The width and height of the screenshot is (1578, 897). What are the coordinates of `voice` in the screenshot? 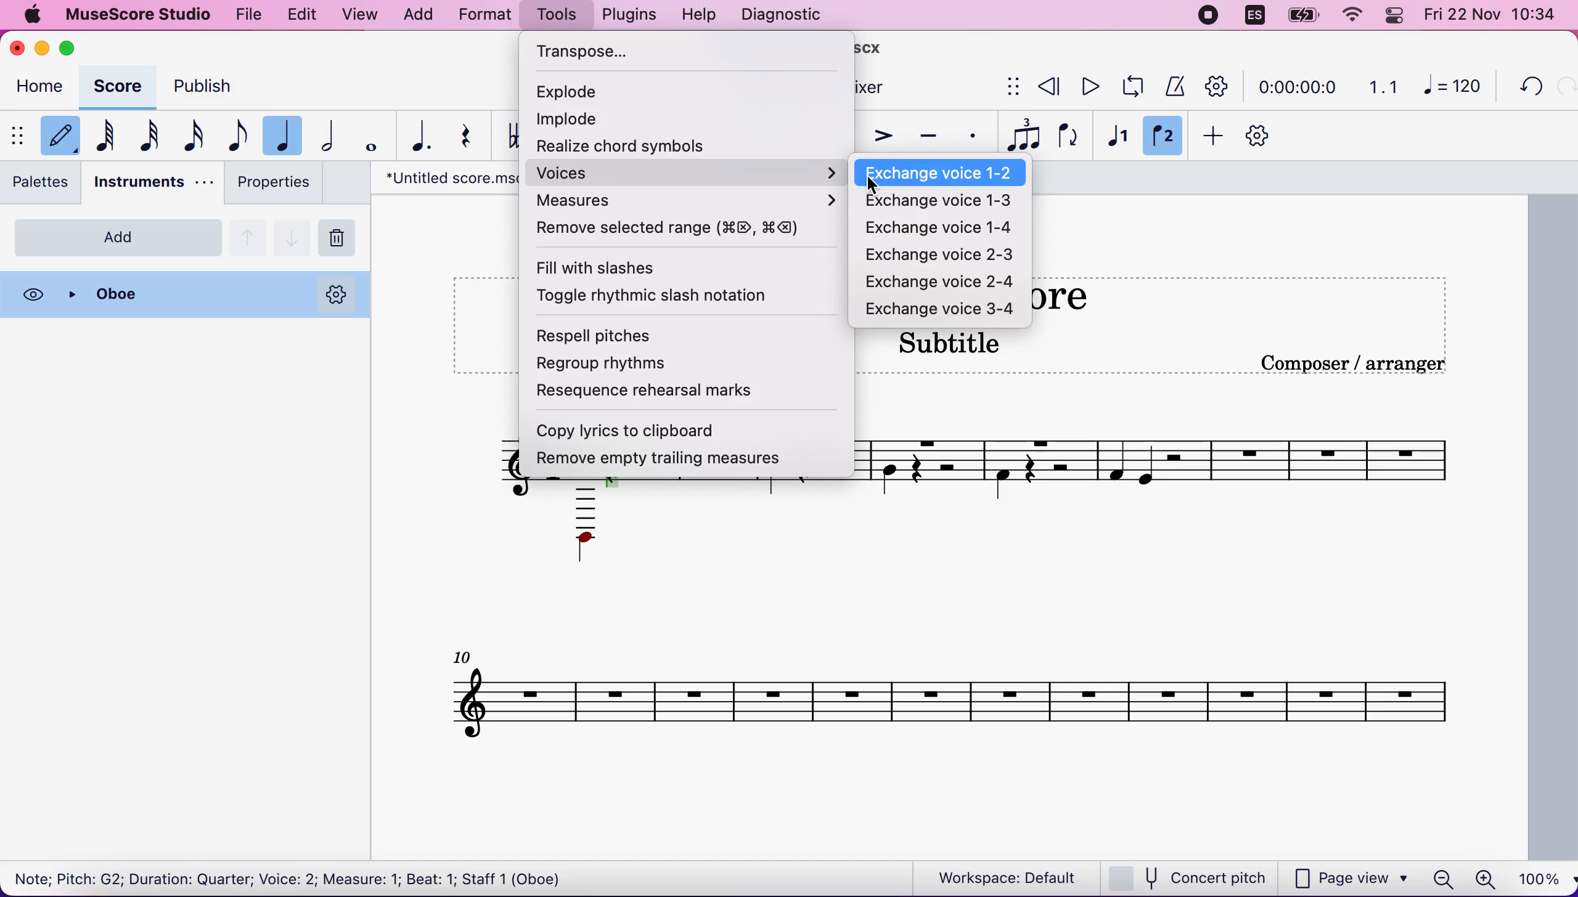 It's located at (690, 174).